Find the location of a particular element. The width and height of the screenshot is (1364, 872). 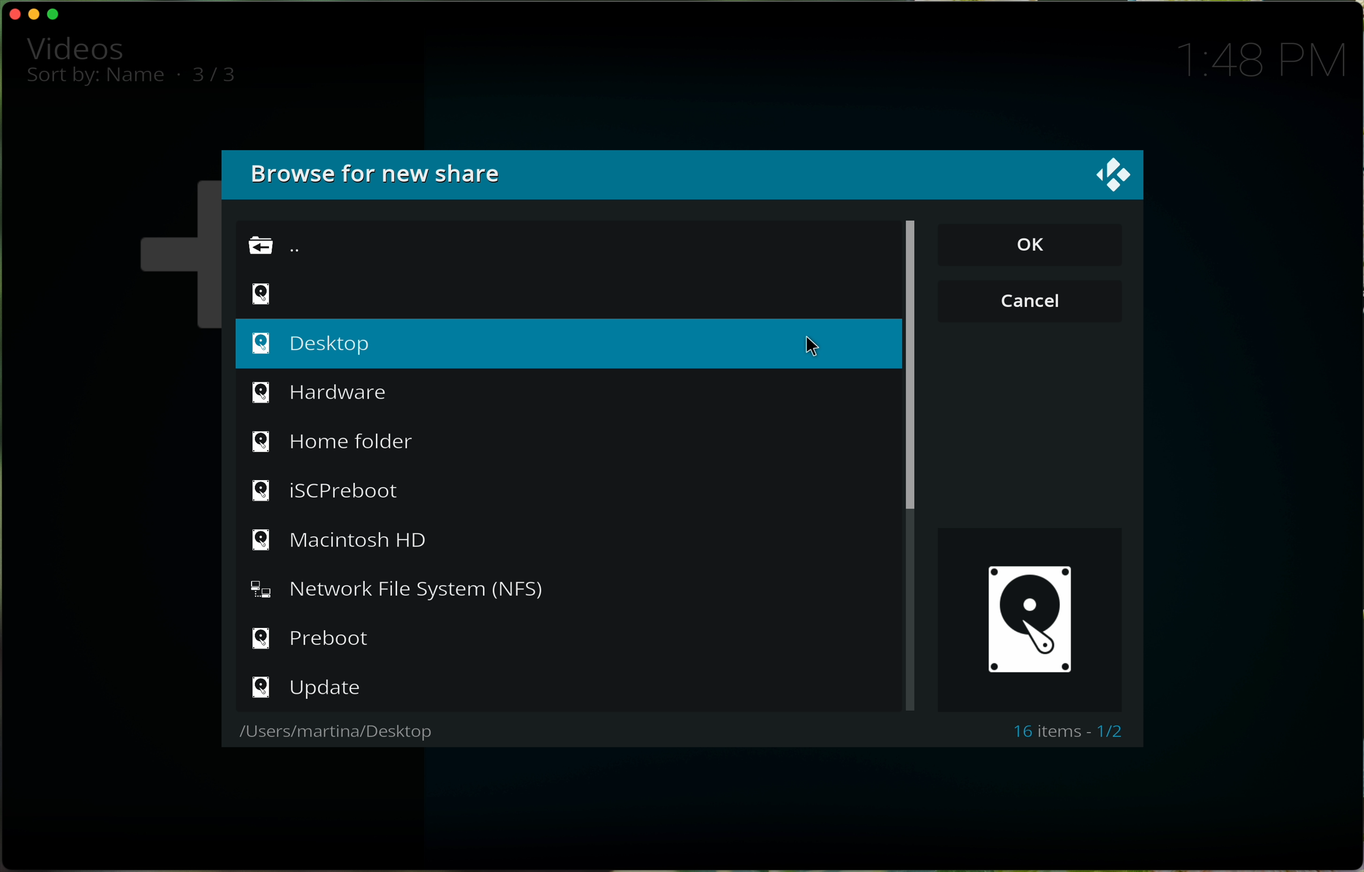

sort by name is located at coordinates (96, 79).